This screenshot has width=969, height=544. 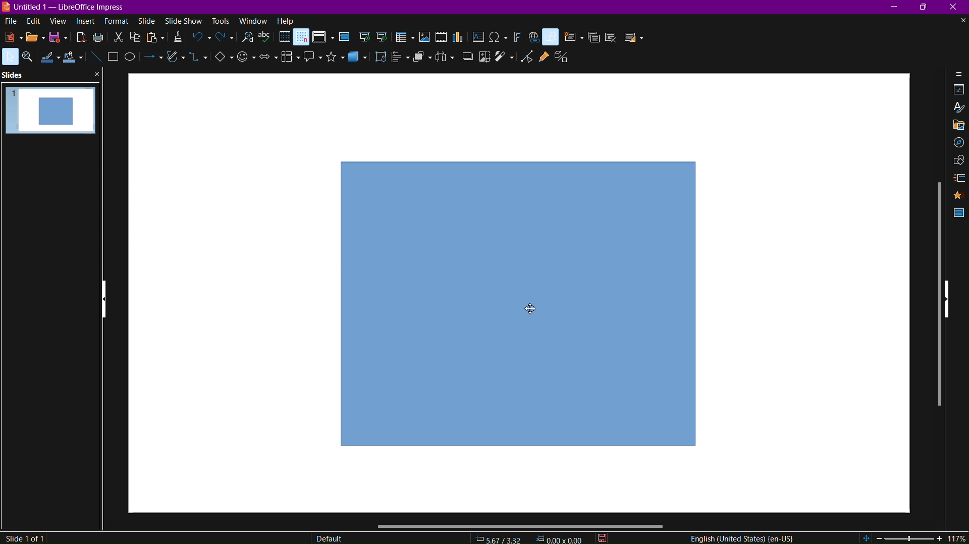 What do you see at coordinates (632, 37) in the screenshot?
I see `Slide Layout` at bounding box center [632, 37].